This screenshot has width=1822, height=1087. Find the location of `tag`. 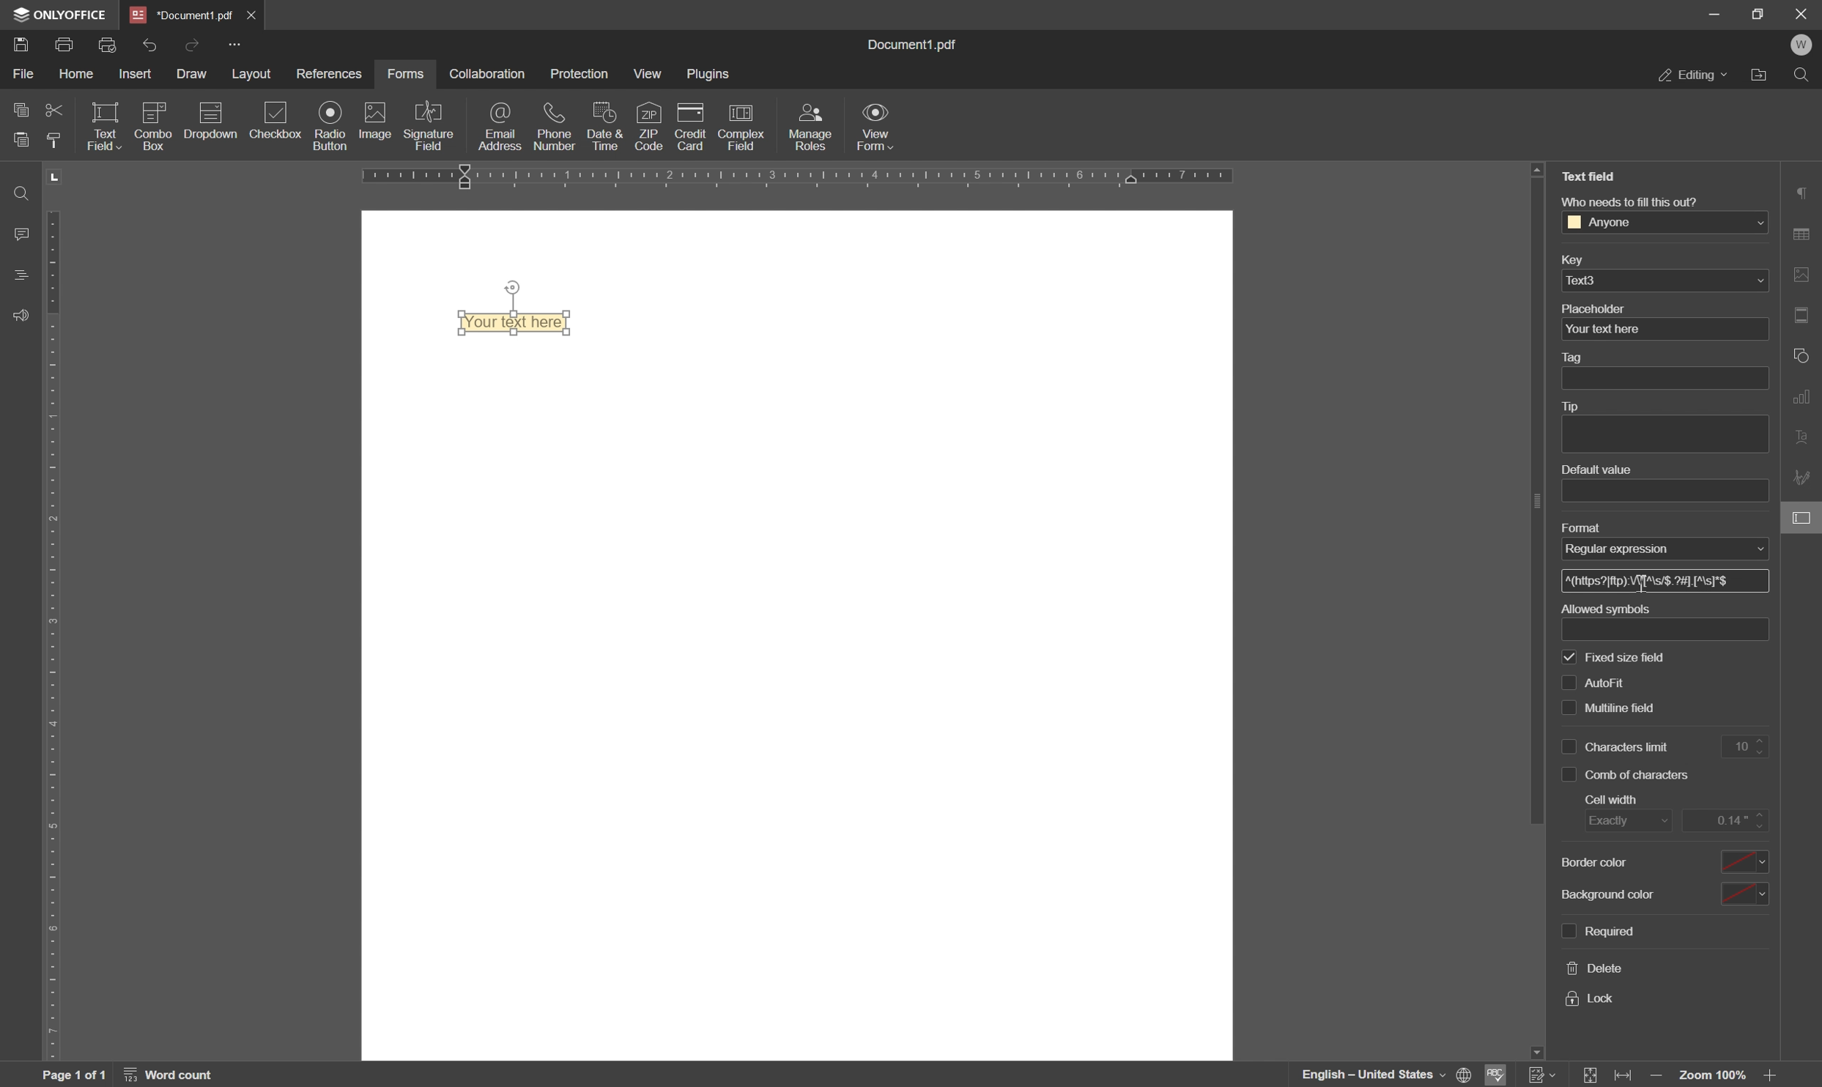

tag is located at coordinates (1576, 358).